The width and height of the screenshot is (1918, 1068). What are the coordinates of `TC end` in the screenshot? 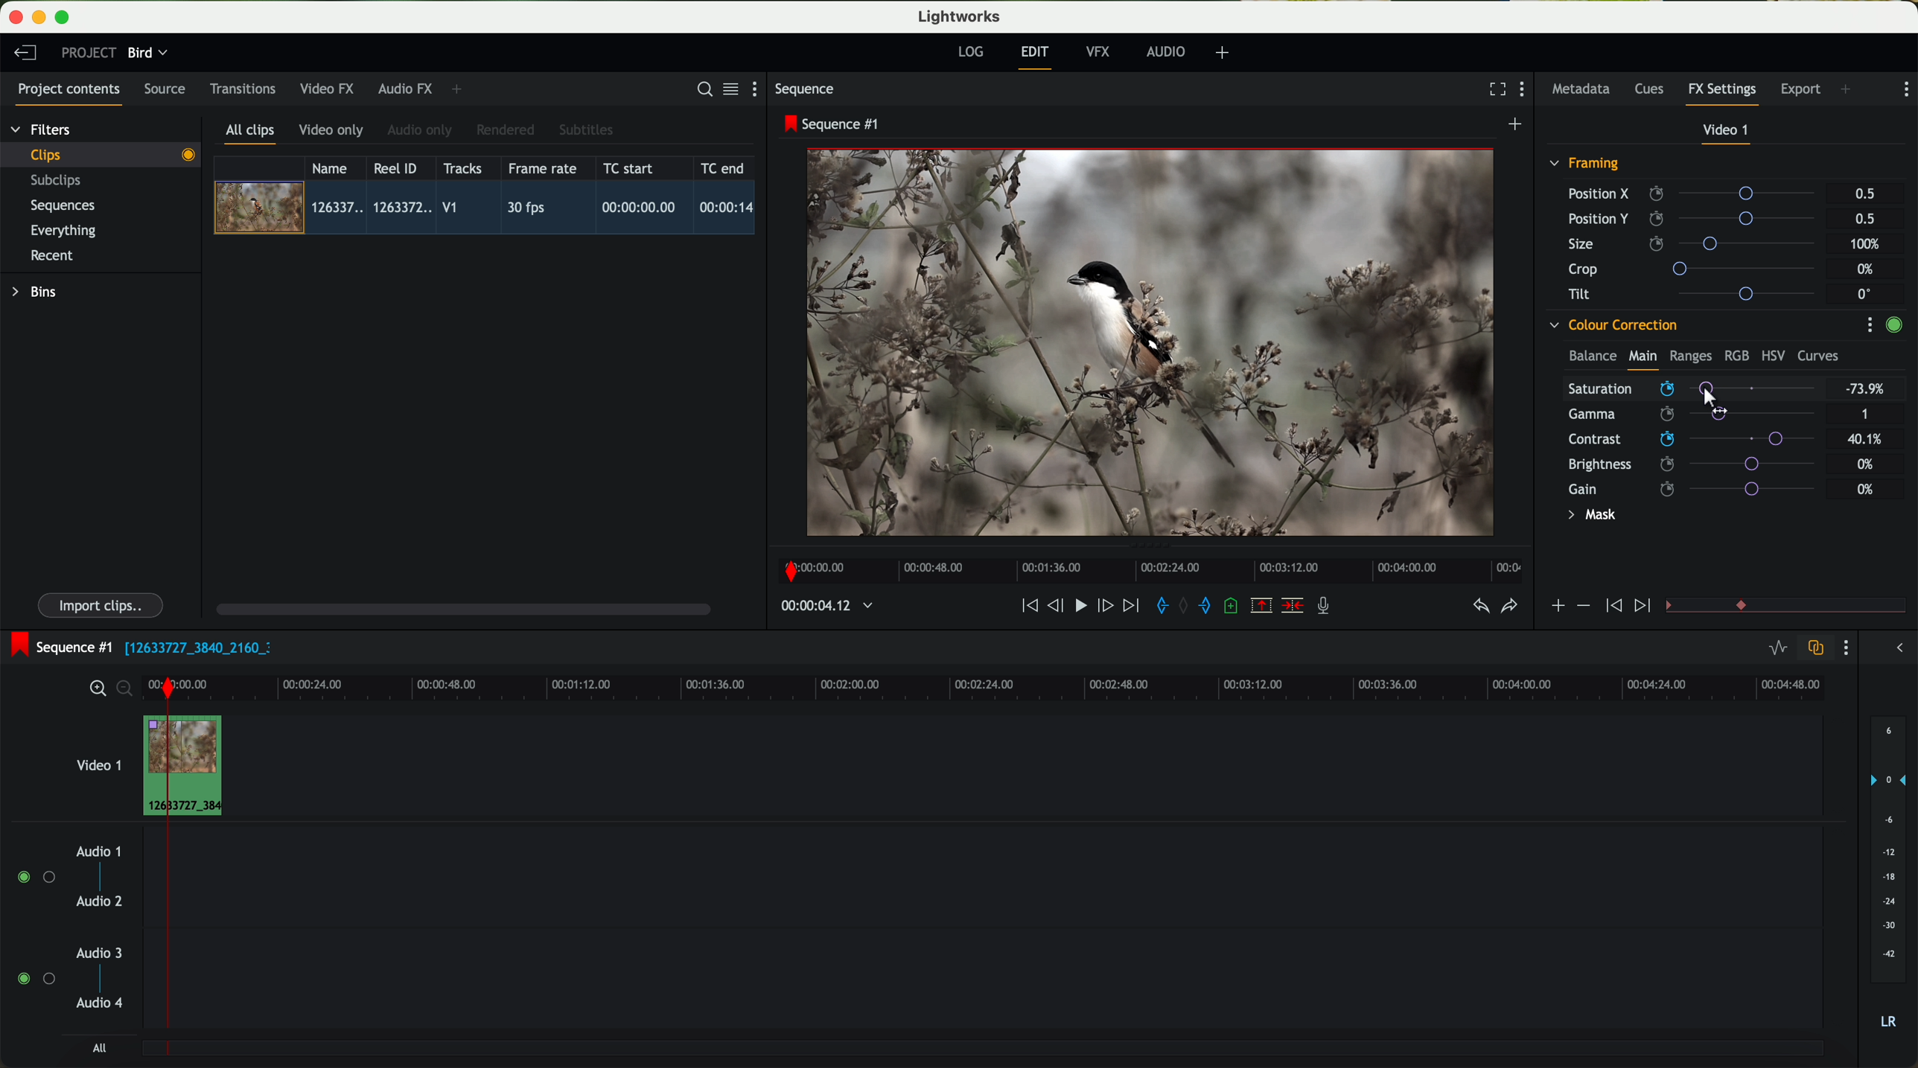 It's located at (724, 167).